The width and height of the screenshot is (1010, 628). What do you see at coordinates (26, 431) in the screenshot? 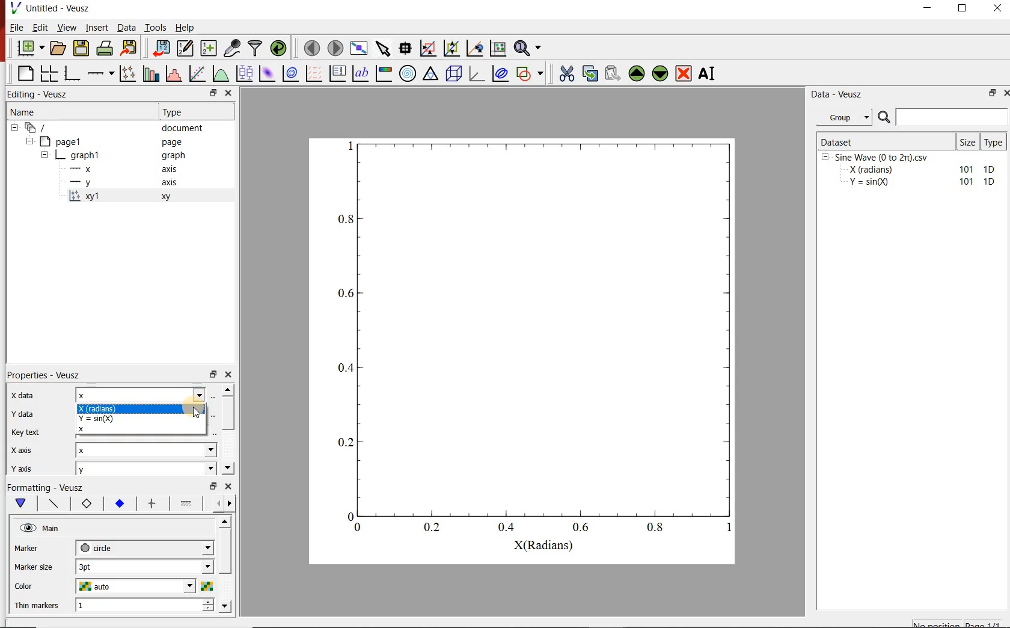
I see `Max` at bounding box center [26, 431].